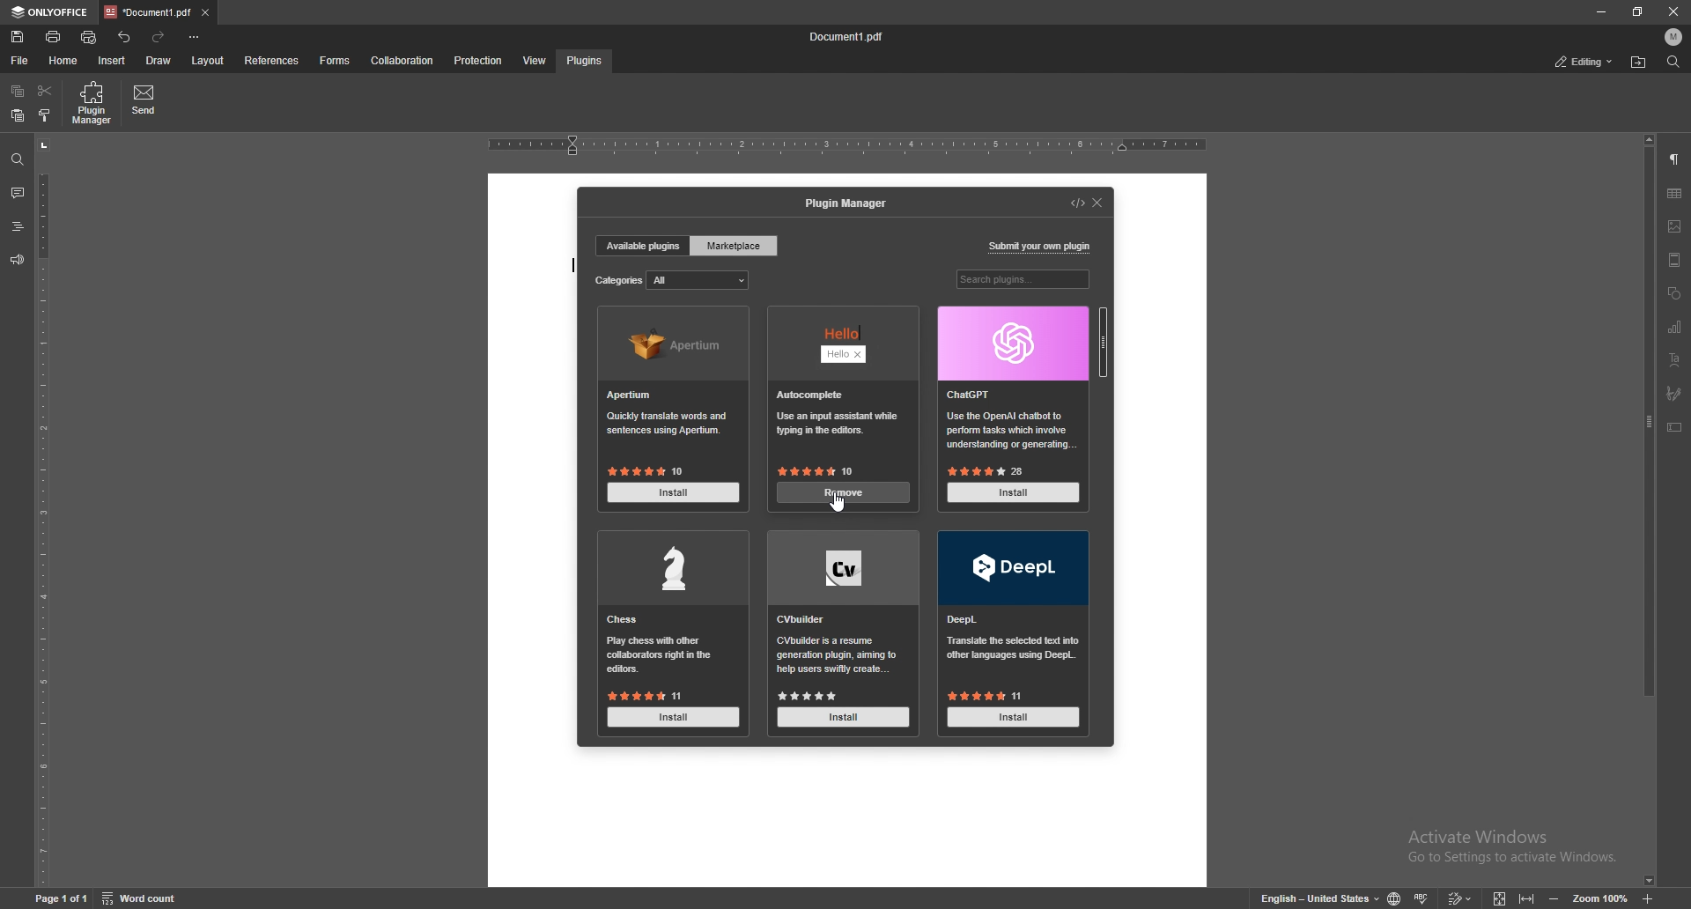 This screenshot has width=1691, height=909. I want to click on install, so click(675, 493).